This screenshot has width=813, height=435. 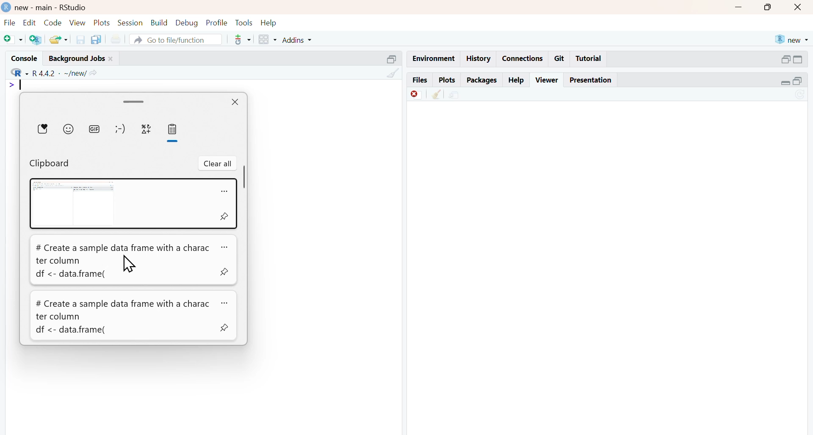 What do you see at coordinates (801, 95) in the screenshot?
I see `sync` at bounding box center [801, 95].